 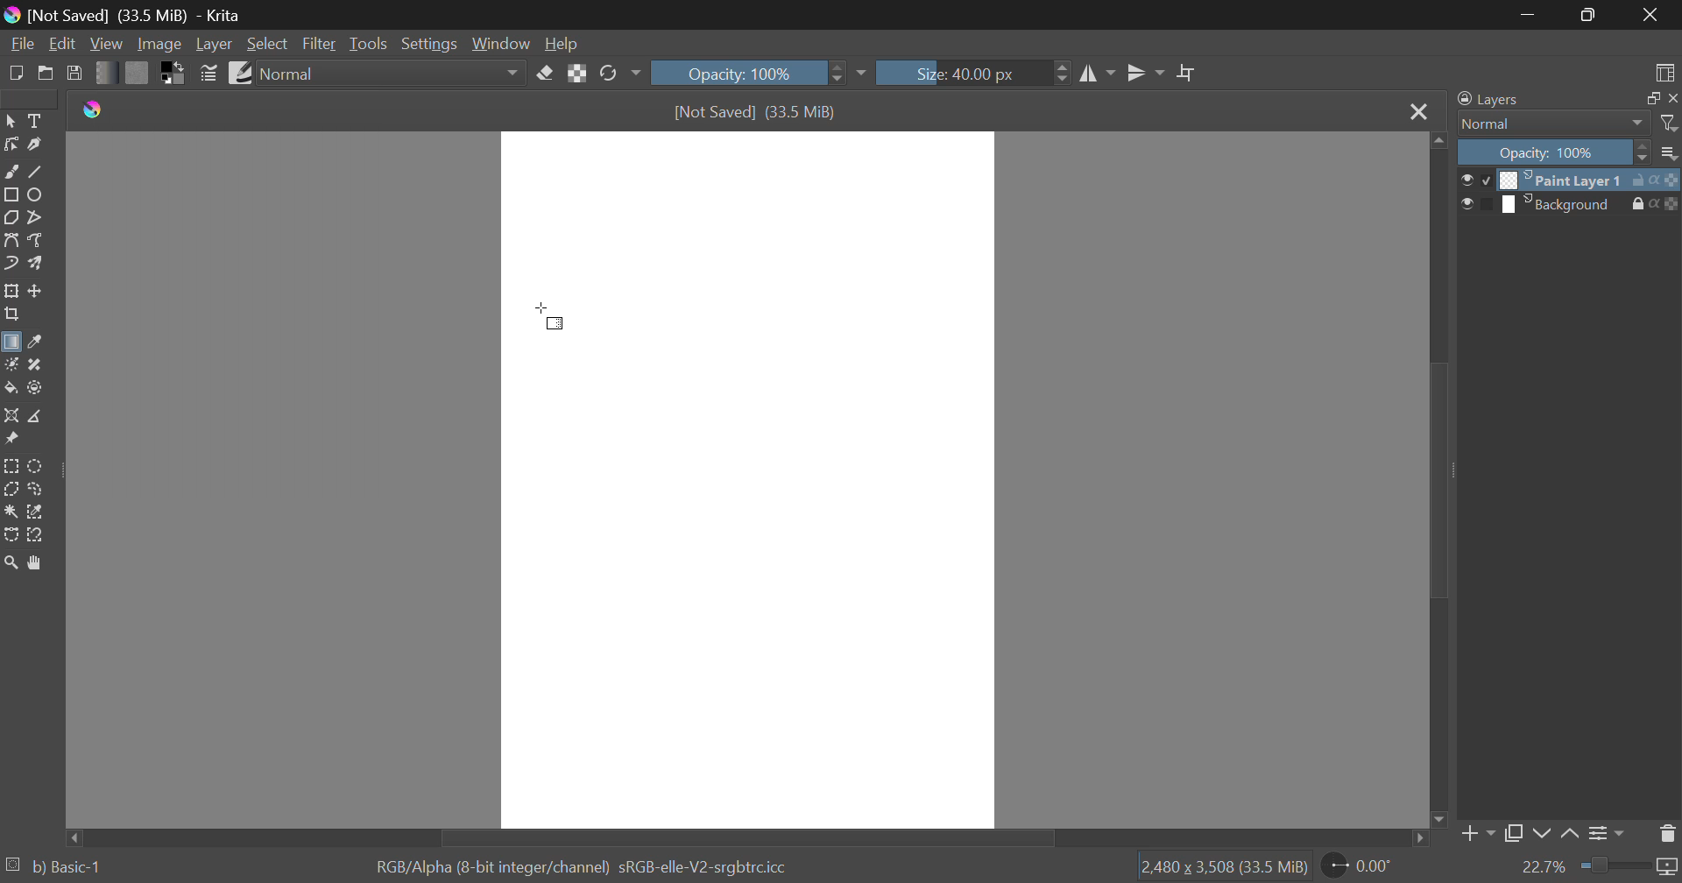 What do you see at coordinates (46, 73) in the screenshot?
I see `Open` at bounding box center [46, 73].